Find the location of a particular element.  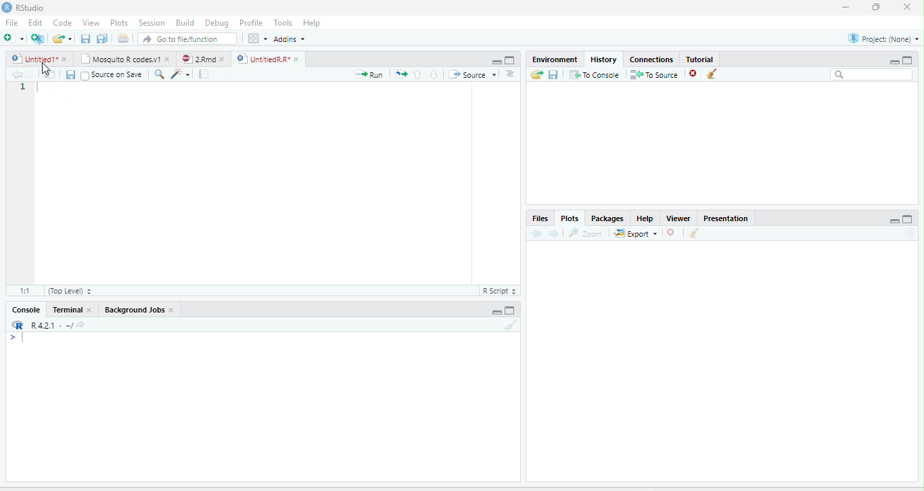

2.Rmd is located at coordinates (197, 59).